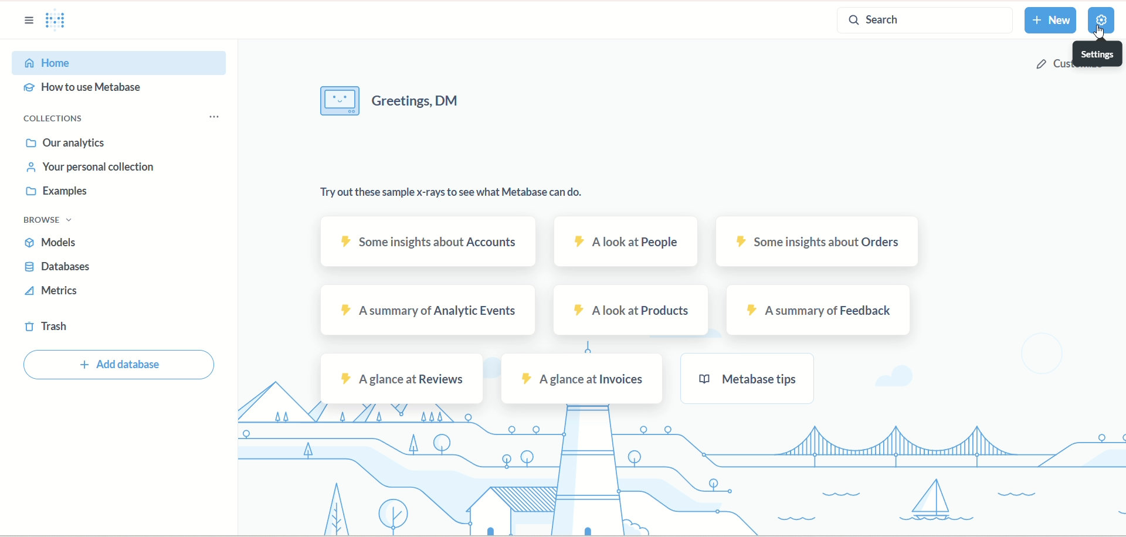 This screenshot has width=1126, height=537. What do you see at coordinates (30, 21) in the screenshot?
I see `show/hide sidebar` at bounding box center [30, 21].